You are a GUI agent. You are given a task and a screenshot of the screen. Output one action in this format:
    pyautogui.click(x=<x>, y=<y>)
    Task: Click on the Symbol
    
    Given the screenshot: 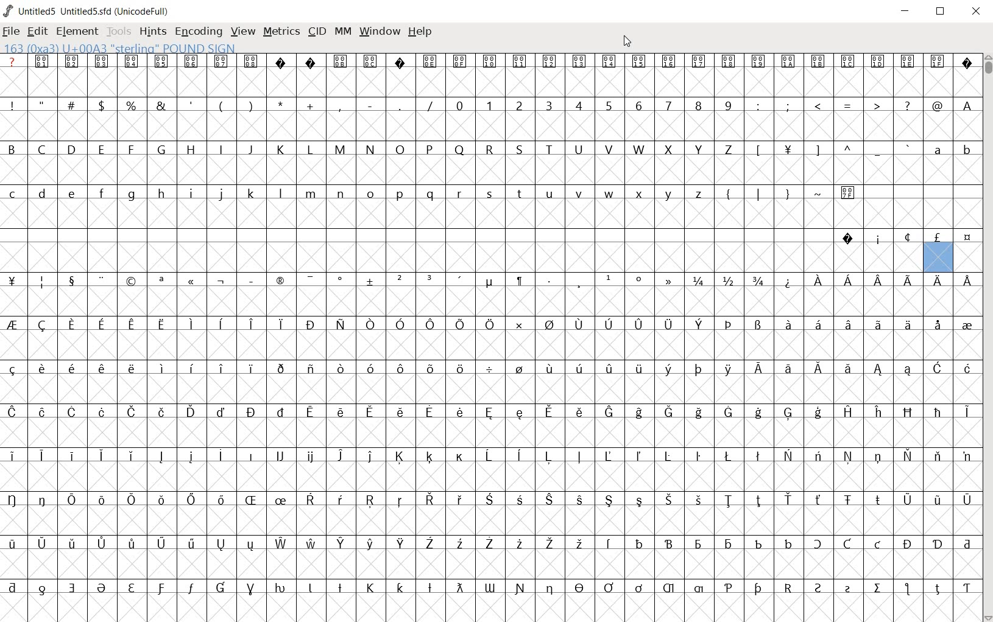 What is the action you would take?
    pyautogui.click(x=43, y=500)
    